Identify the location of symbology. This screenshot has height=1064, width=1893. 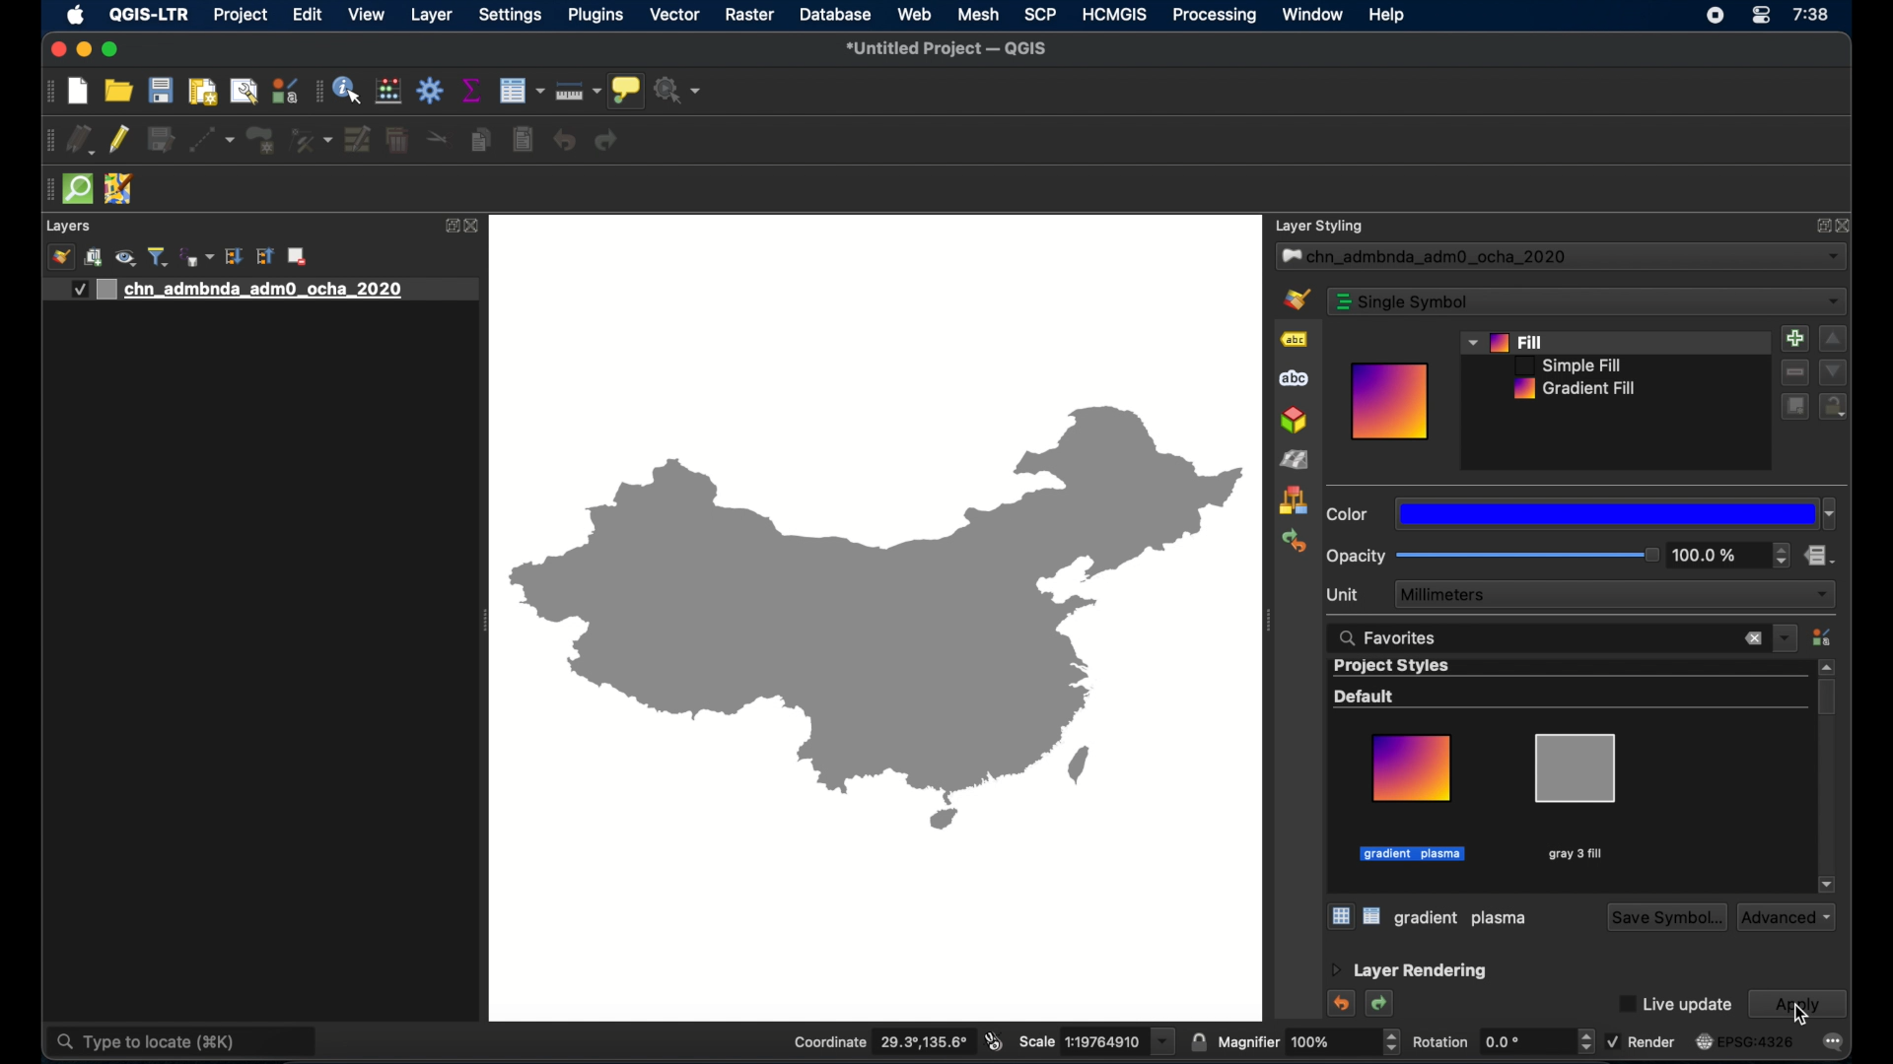
(1295, 299).